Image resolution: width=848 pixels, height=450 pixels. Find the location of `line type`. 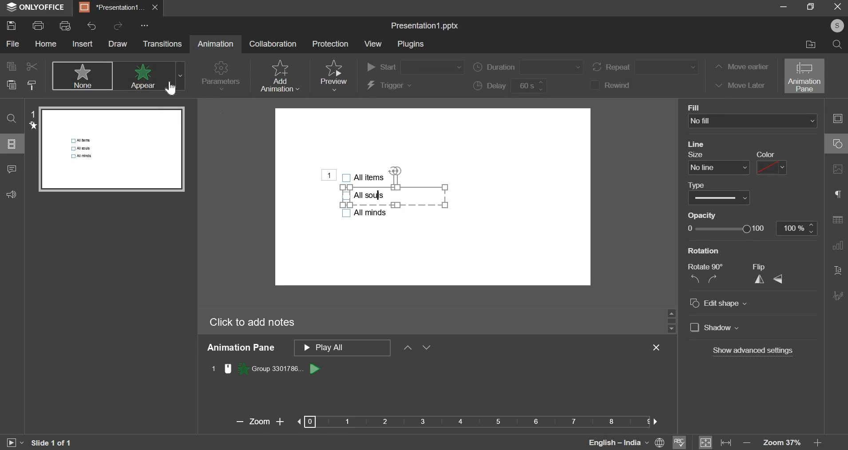

line type is located at coordinates (719, 197).